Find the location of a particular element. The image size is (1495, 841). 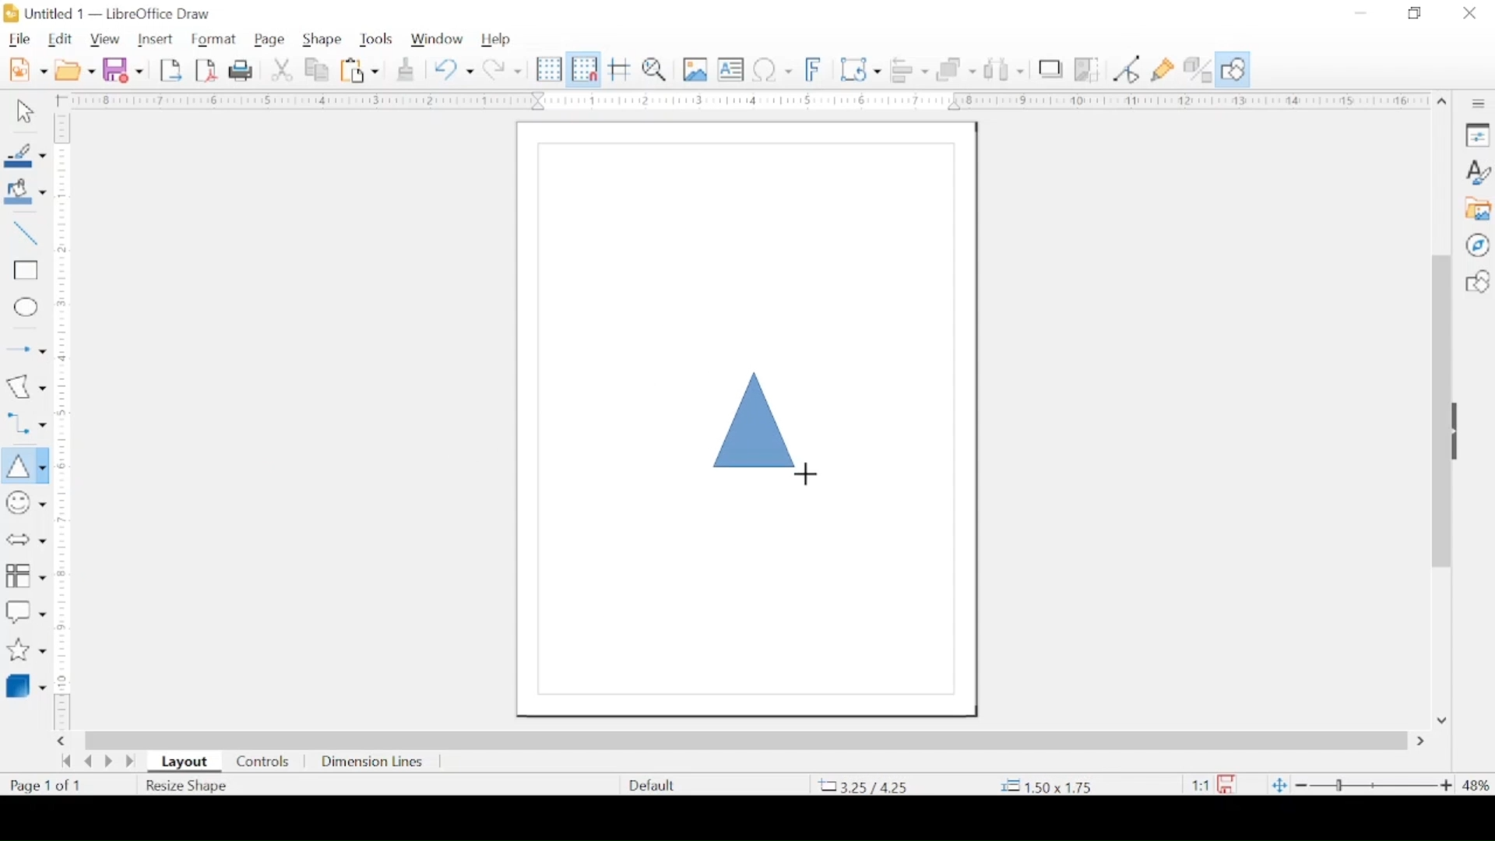

drag handle is located at coordinates (1461, 432).